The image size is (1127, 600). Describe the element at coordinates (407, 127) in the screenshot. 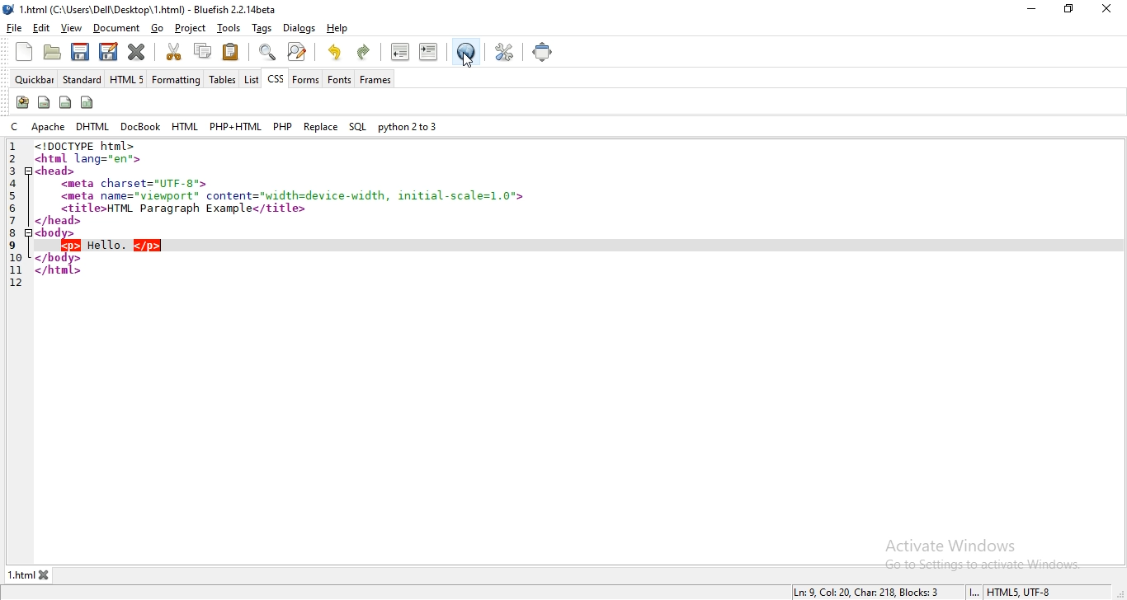

I see `python 2 to 3` at that location.